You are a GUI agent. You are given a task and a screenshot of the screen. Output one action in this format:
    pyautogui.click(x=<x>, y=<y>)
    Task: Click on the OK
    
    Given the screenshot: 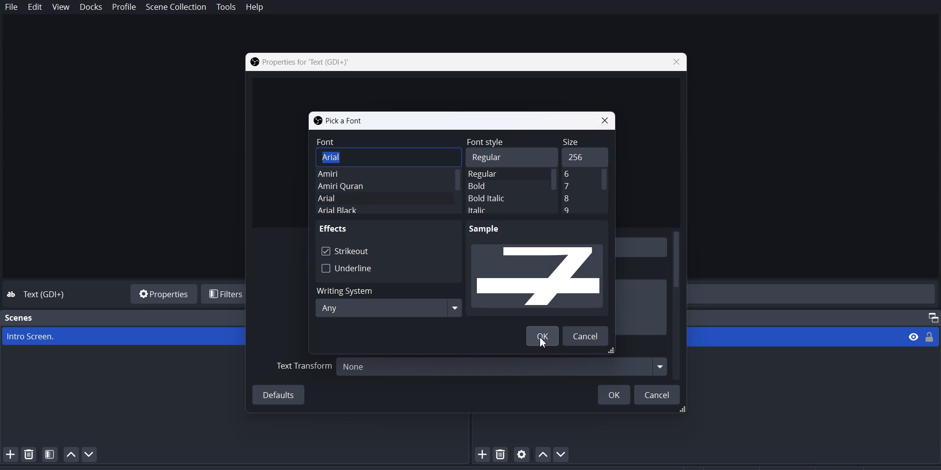 What is the action you would take?
    pyautogui.click(x=614, y=394)
    